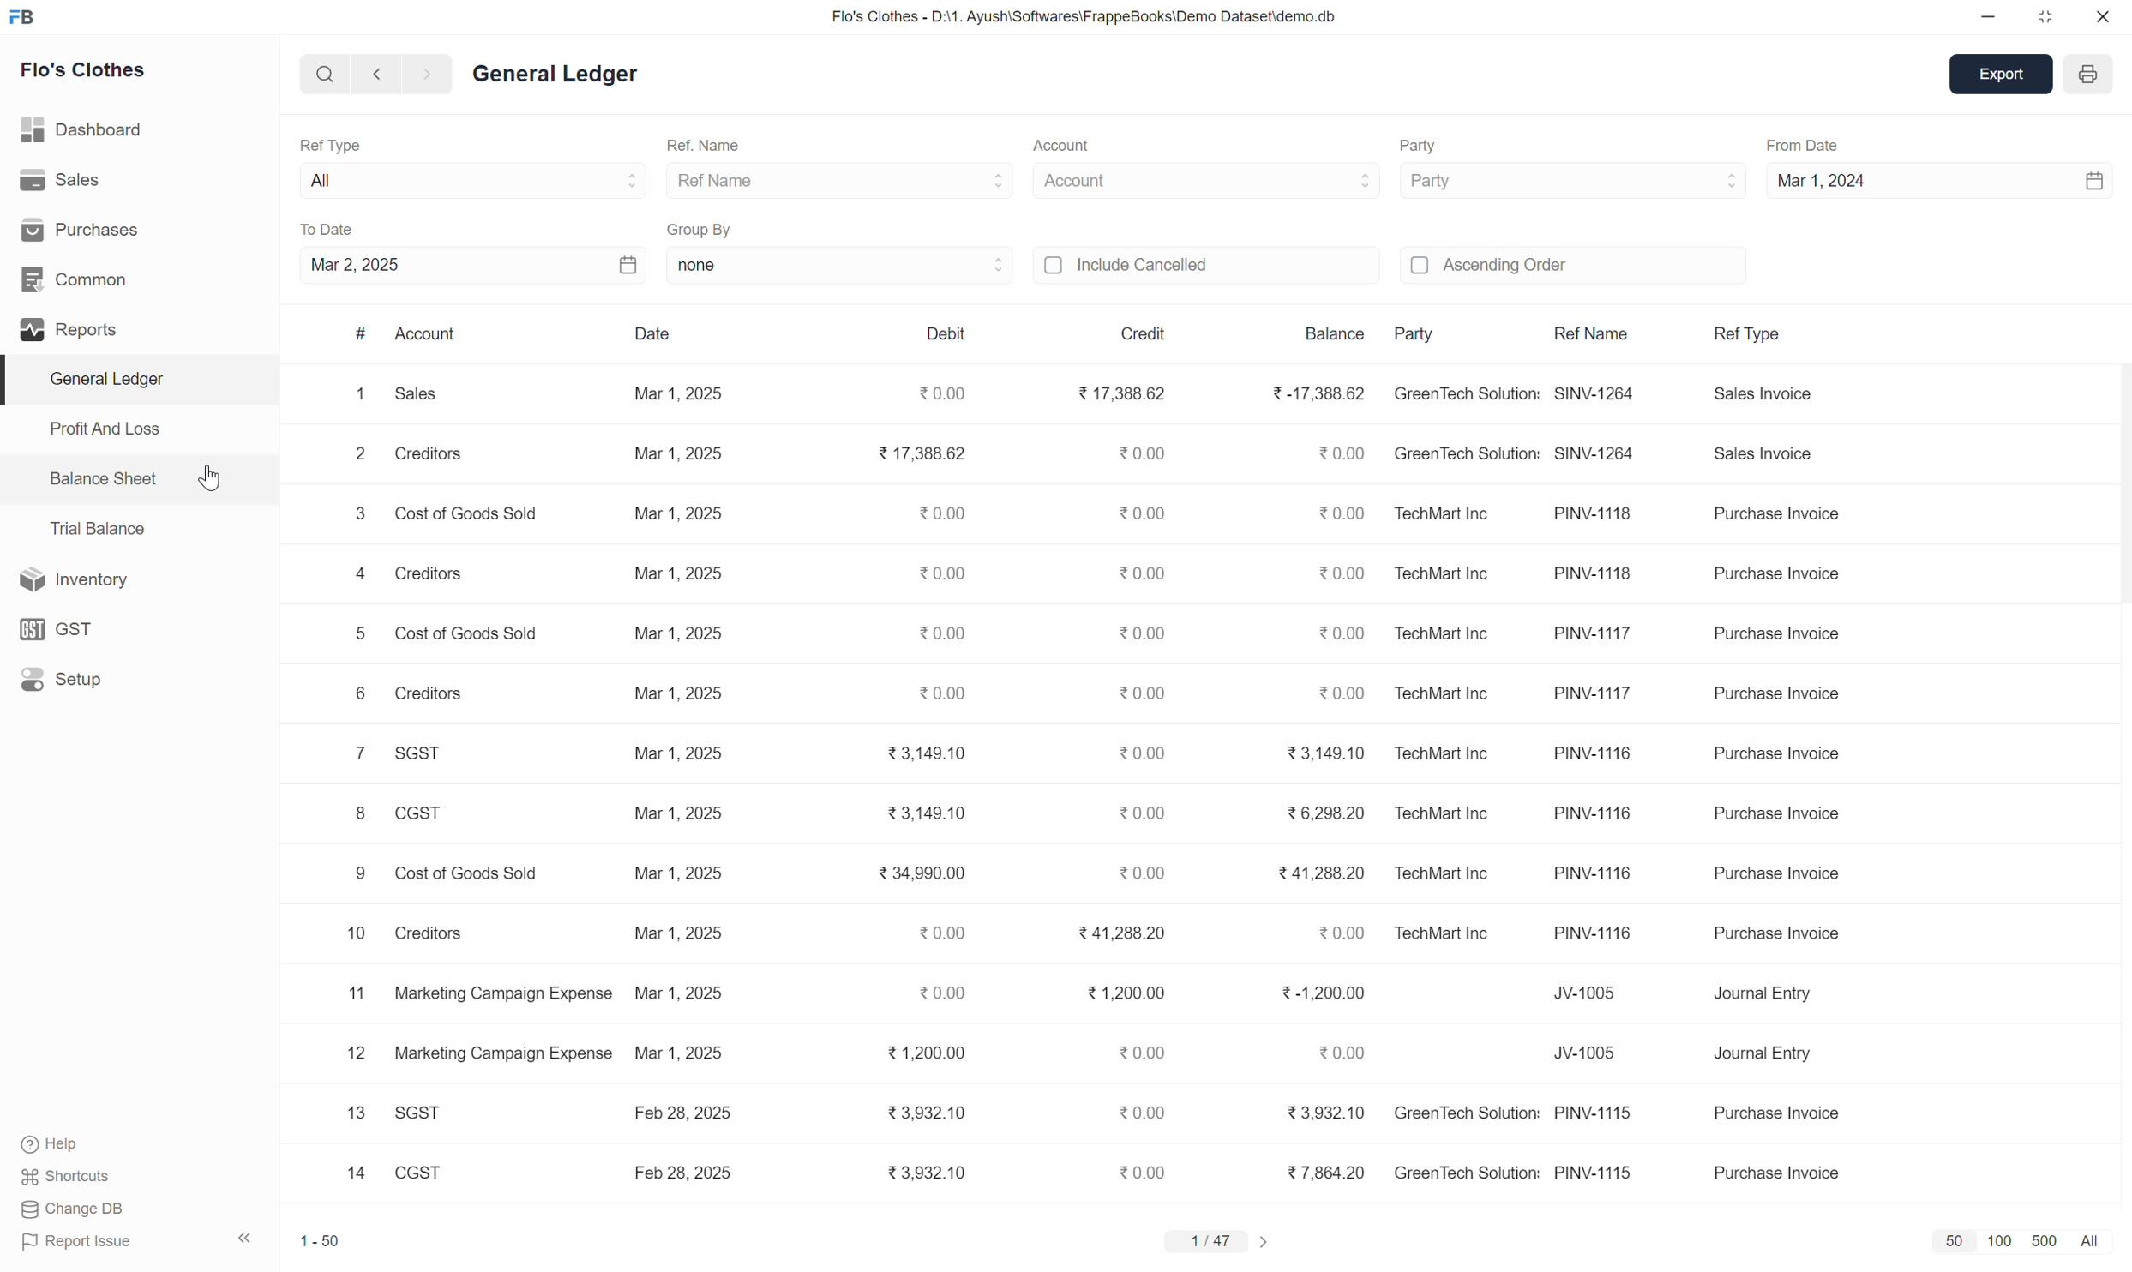 This screenshot has width=2132, height=1272. I want to click on Creditors, so click(436, 693).